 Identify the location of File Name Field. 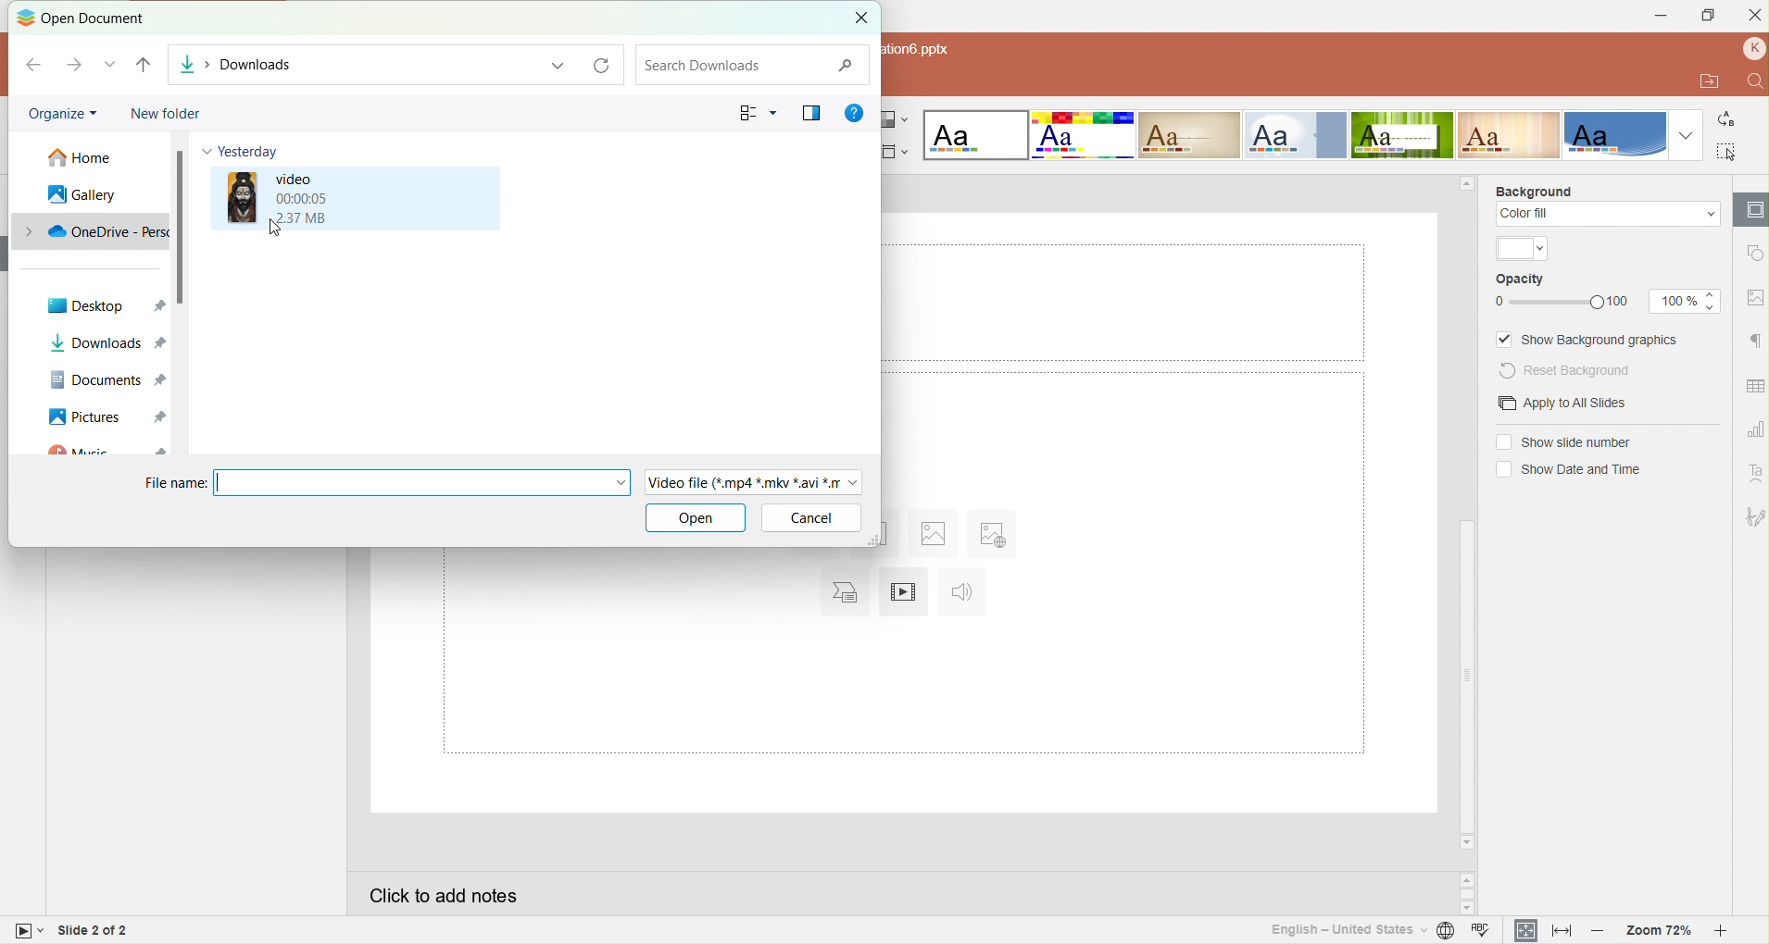
(420, 484).